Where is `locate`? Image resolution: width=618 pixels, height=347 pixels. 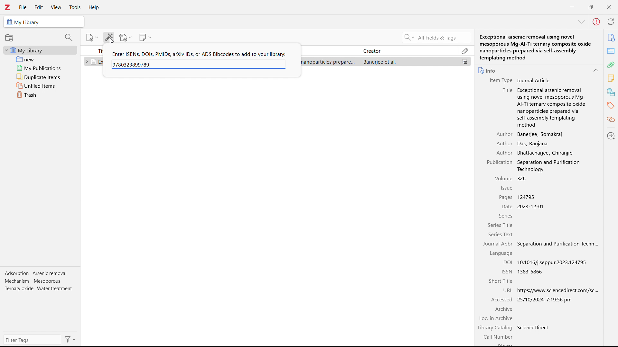
locate is located at coordinates (611, 135).